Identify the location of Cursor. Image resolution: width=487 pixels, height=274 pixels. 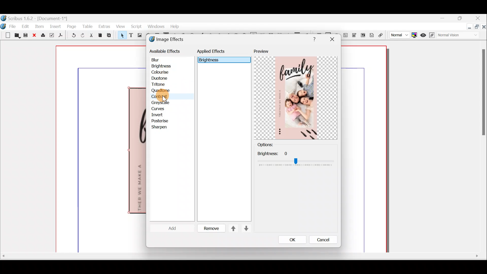
(171, 229).